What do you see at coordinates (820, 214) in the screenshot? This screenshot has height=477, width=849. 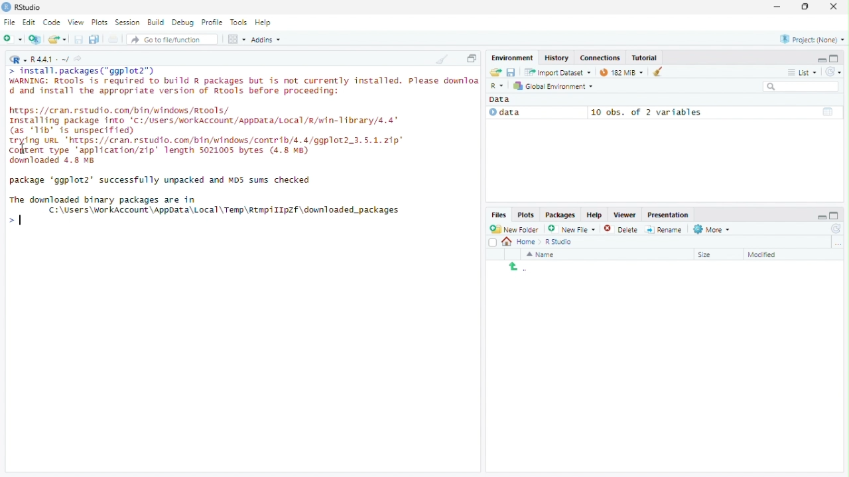 I see `minimize` at bounding box center [820, 214].